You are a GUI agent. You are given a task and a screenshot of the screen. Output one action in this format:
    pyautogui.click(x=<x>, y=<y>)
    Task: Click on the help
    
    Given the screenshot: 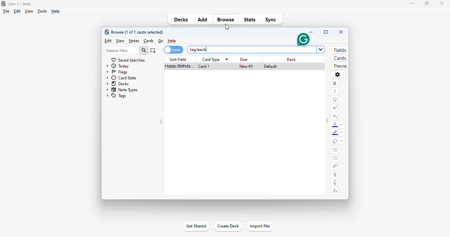 What is the action you would take?
    pyautogui.click(x=172, y=41)
    